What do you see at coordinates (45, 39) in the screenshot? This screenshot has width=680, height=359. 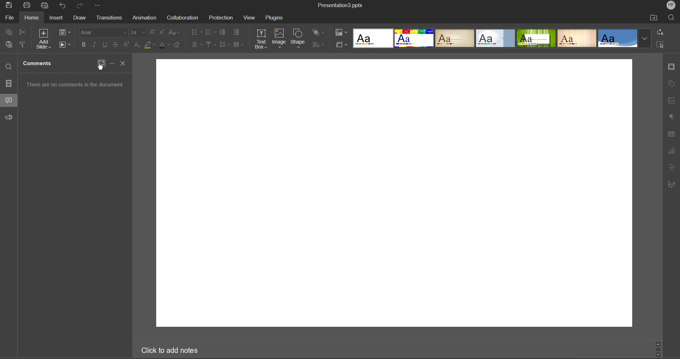 I see `Add Slide` at bounding box center [45, 39].